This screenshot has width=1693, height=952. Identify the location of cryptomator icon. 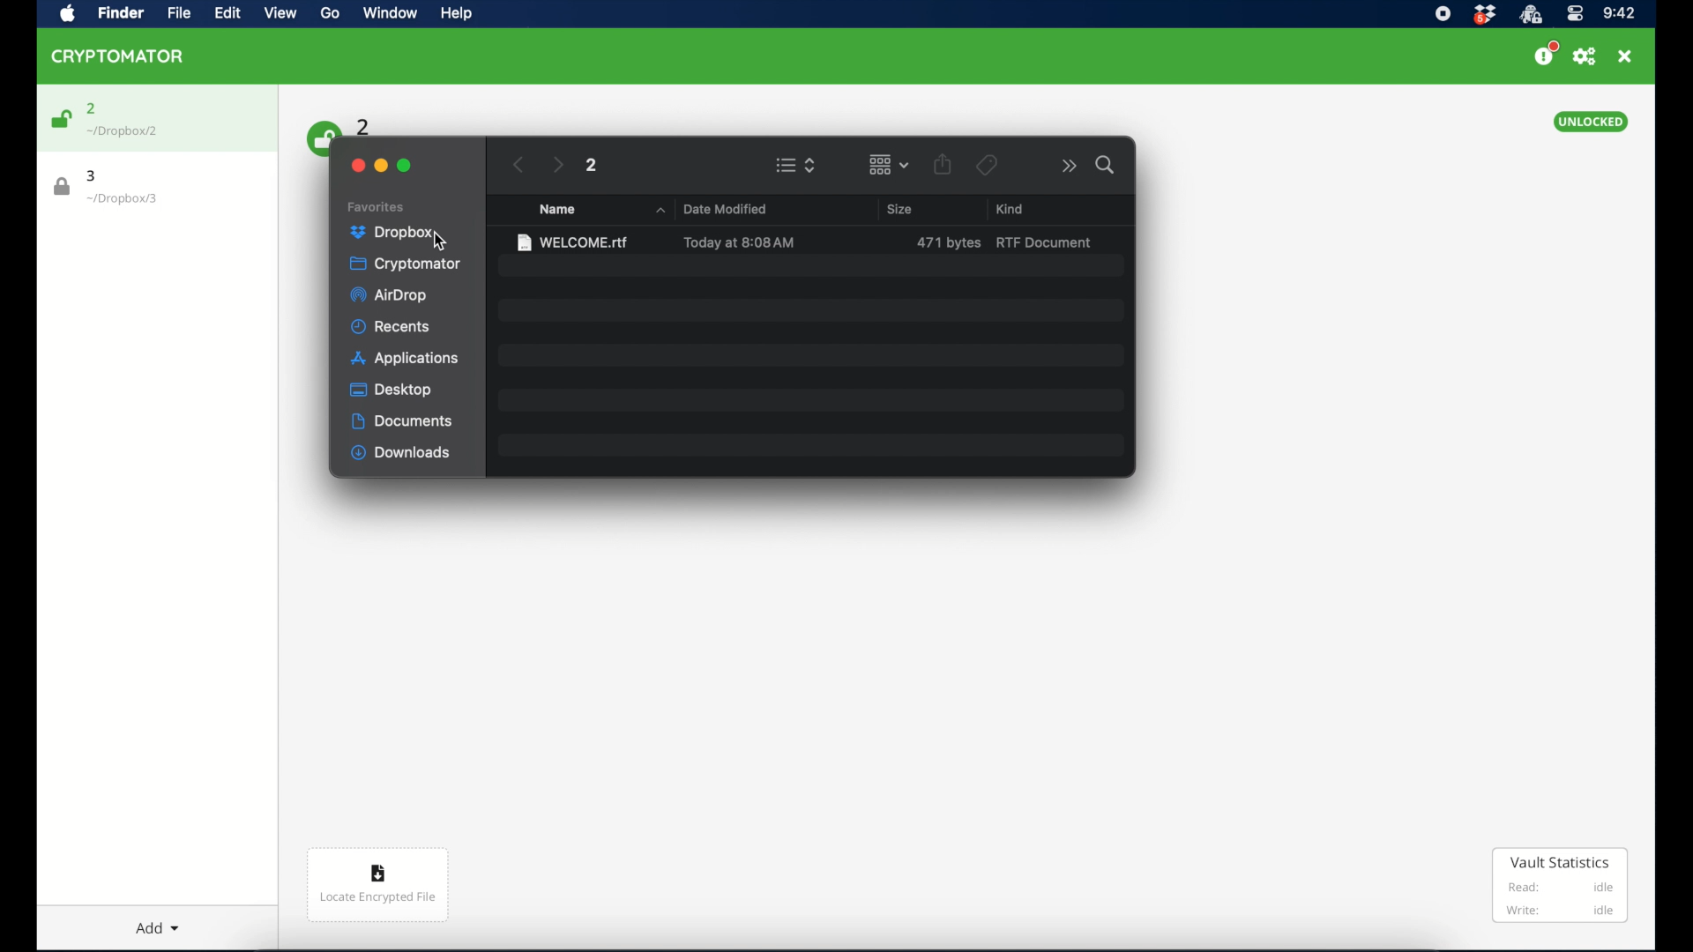
(1530, 15).